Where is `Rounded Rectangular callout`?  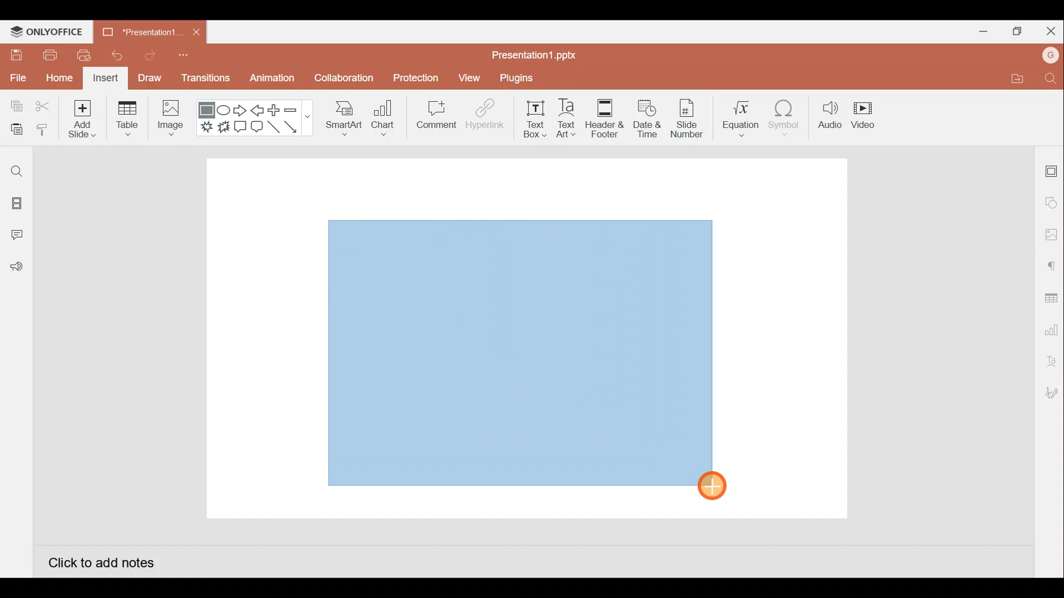
Rounded Rectangular callout is located at coordinates (257, 125).